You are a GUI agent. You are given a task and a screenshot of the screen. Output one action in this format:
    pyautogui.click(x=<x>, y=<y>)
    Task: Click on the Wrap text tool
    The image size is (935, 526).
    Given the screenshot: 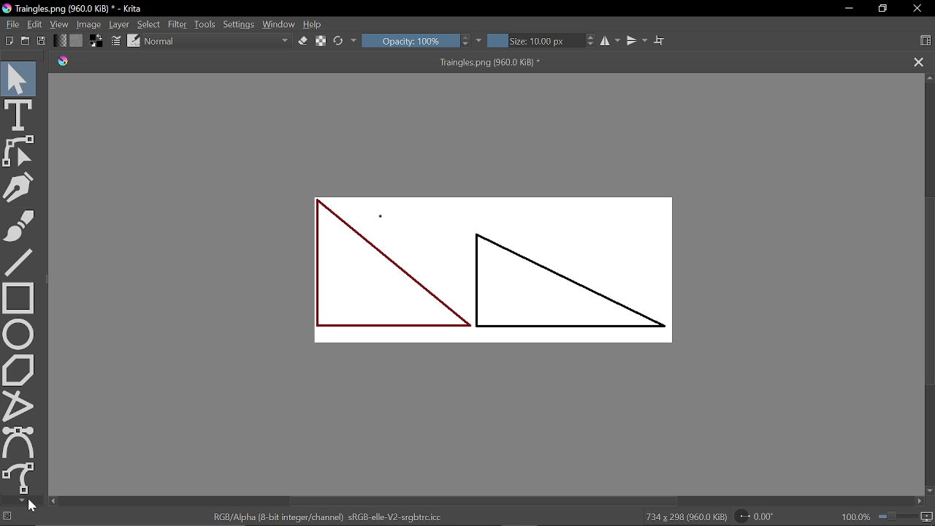 What is the action you would take?
    pyautogui.click(x=660, y=41)
    